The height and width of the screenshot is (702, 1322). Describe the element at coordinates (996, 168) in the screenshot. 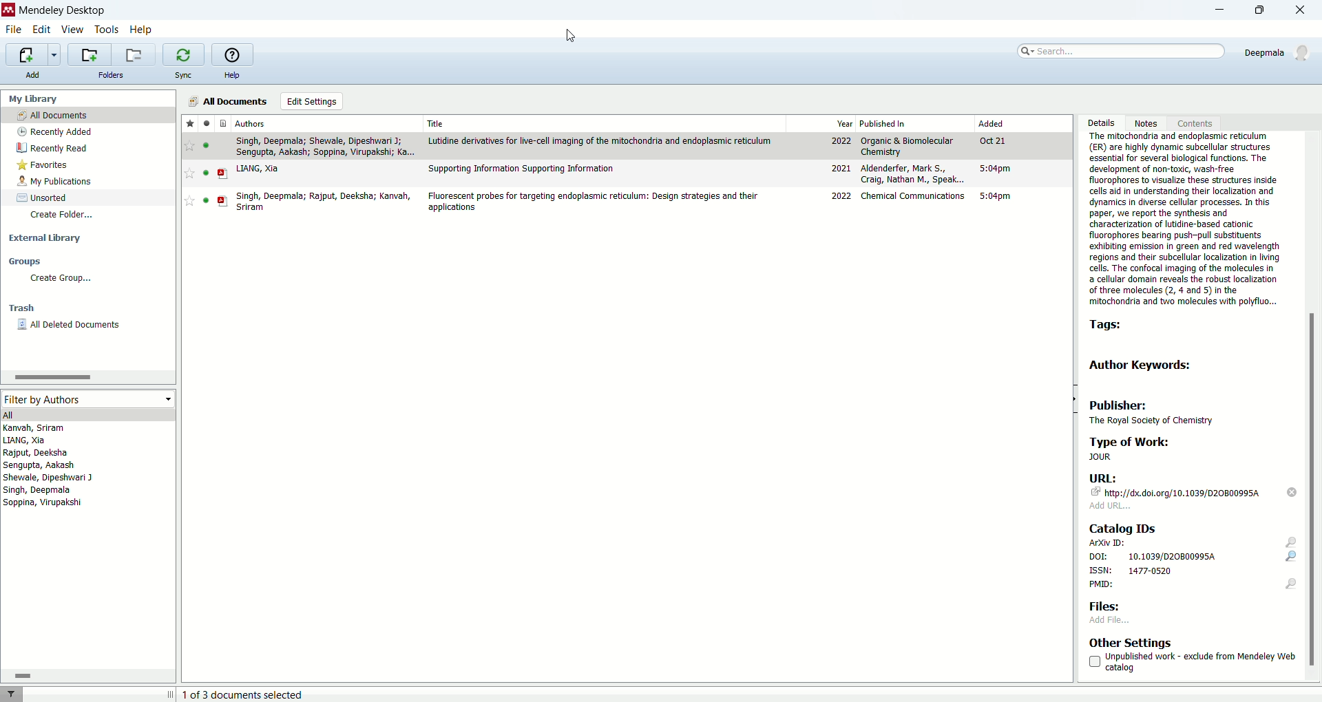

I see `5:04pm` at that location.